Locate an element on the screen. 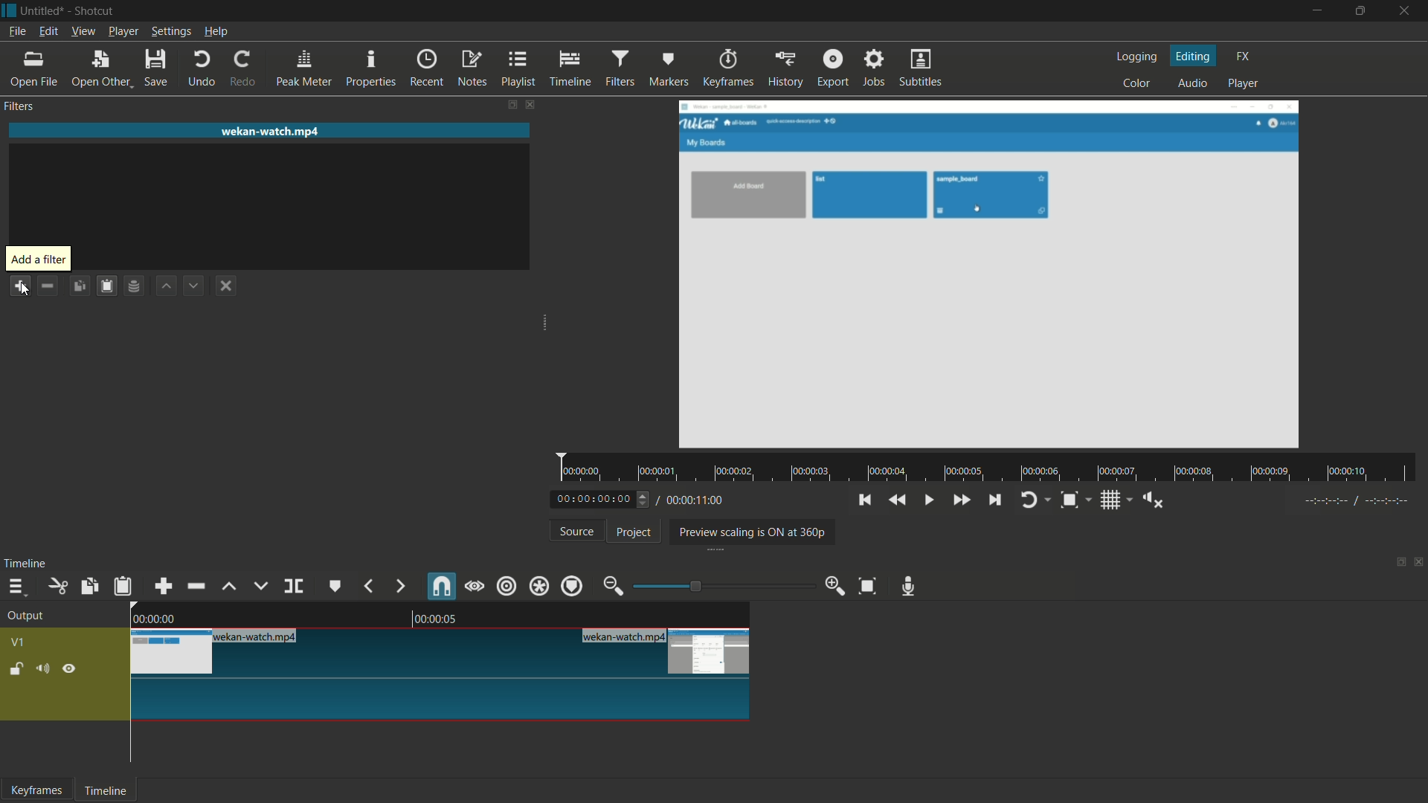 This screenshot has height=803, width=1428. skip to the next point is located at coordinates (996, 499).